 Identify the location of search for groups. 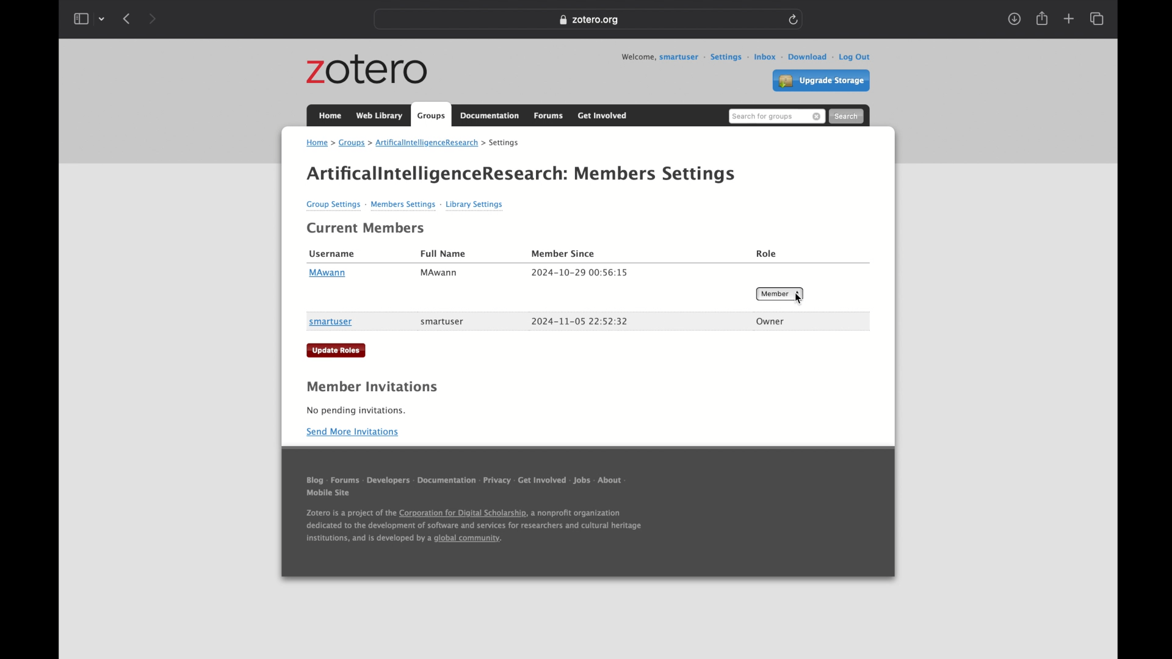
(762, 117).